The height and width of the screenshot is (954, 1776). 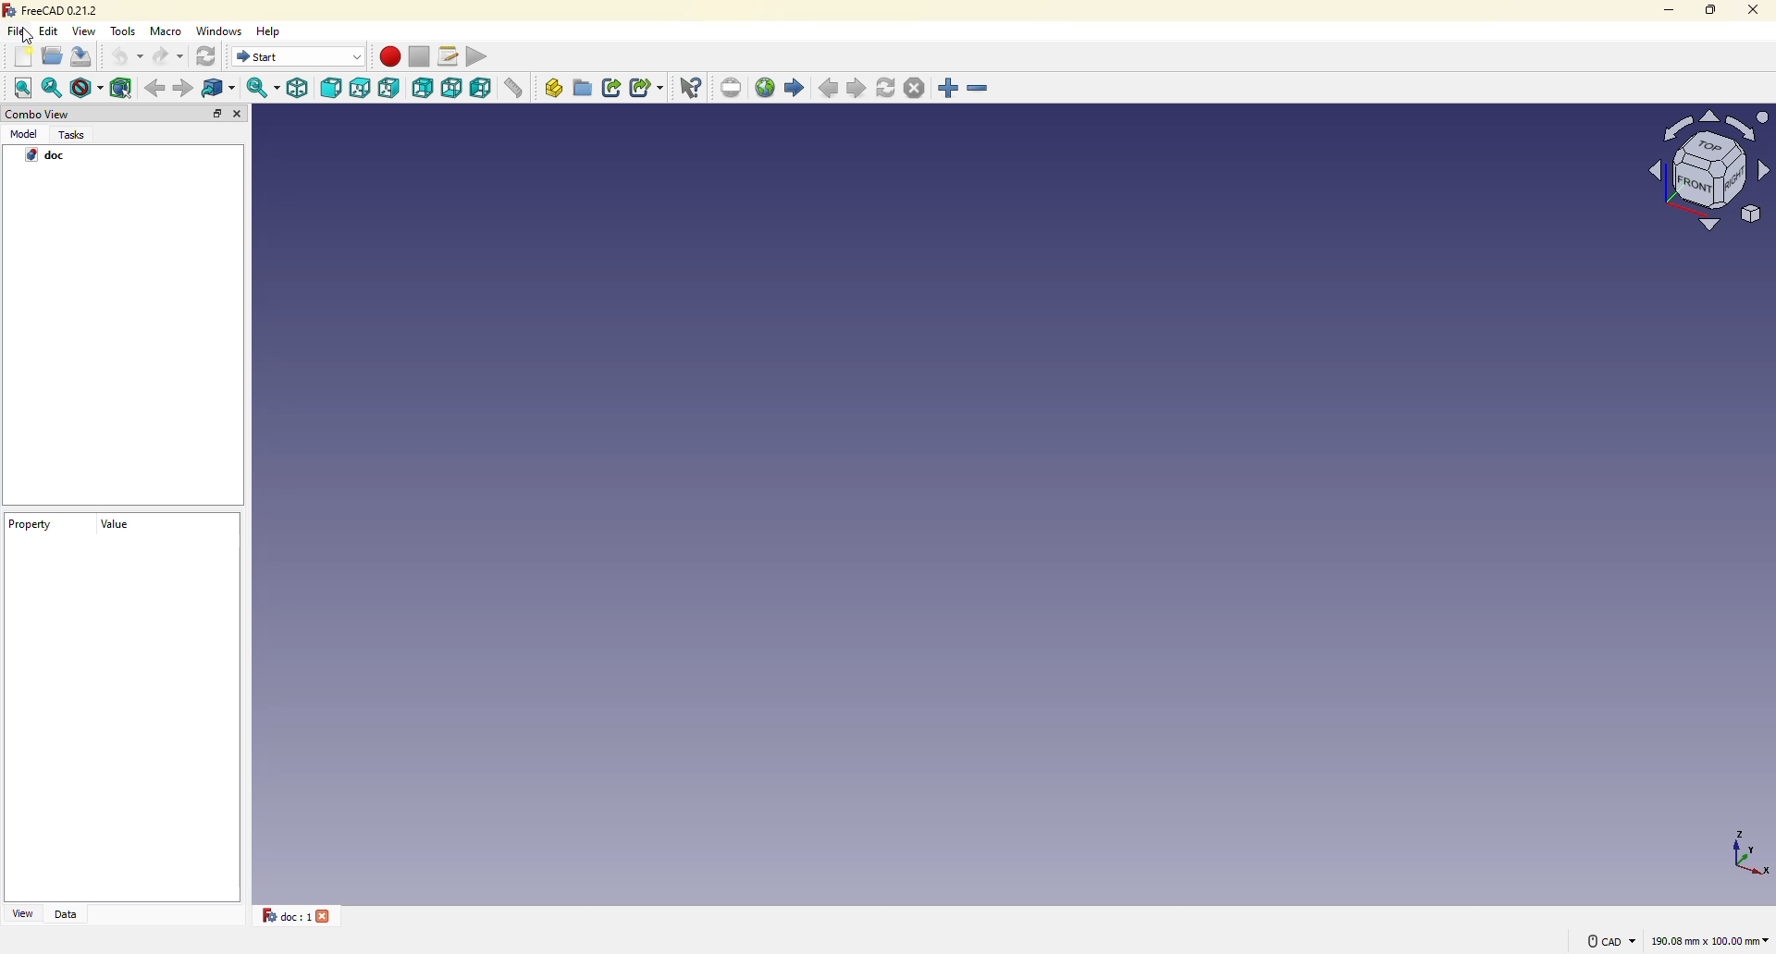 What do you see at coordinates (389, 56) in the screenshot?
I see `macro recording` at bounding box center [389, 56].